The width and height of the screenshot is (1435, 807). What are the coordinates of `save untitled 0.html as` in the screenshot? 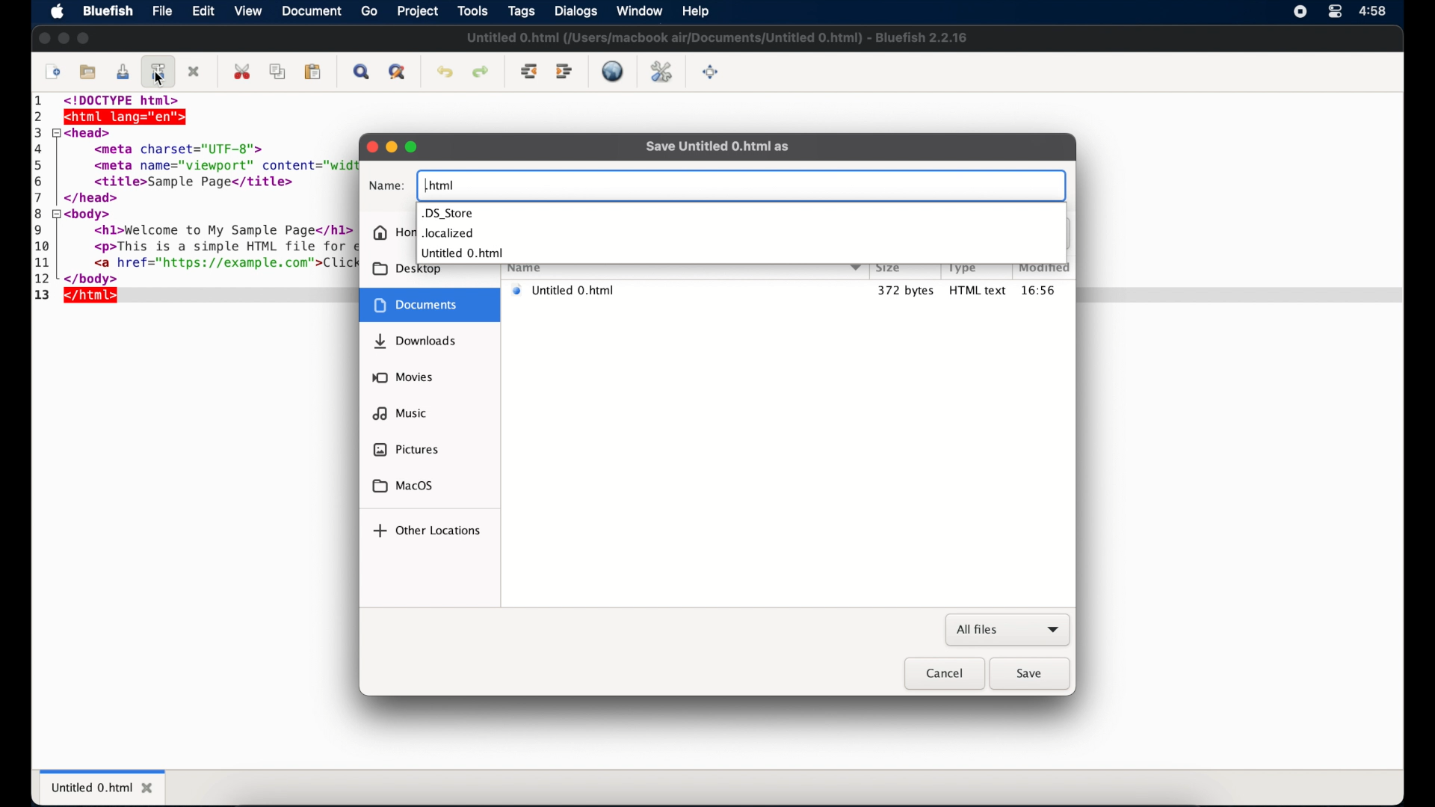 It's located at (717, 146).